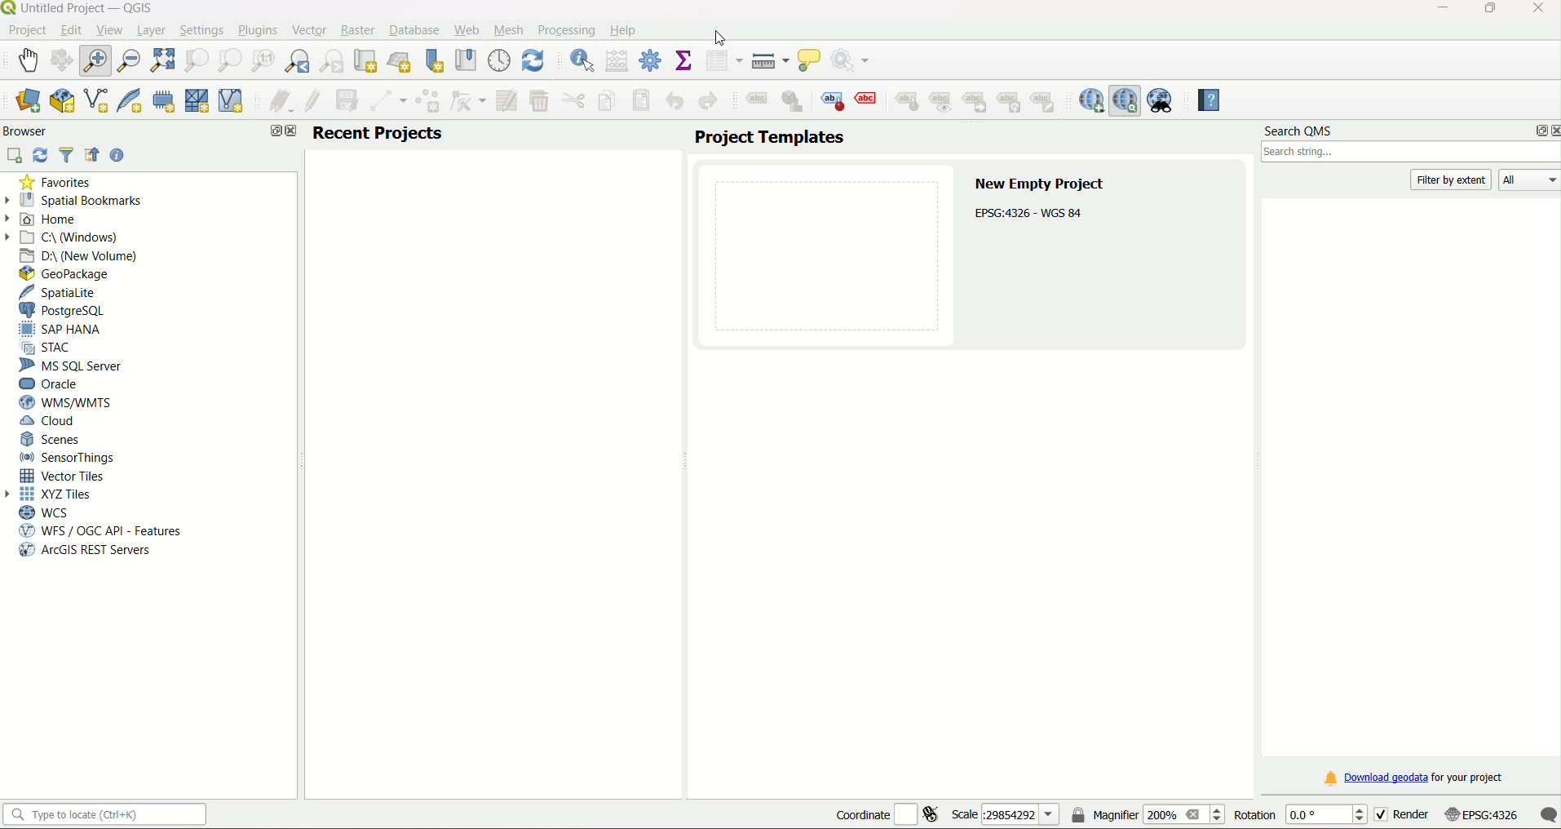  I want to click on project templates, so click(768, 138).